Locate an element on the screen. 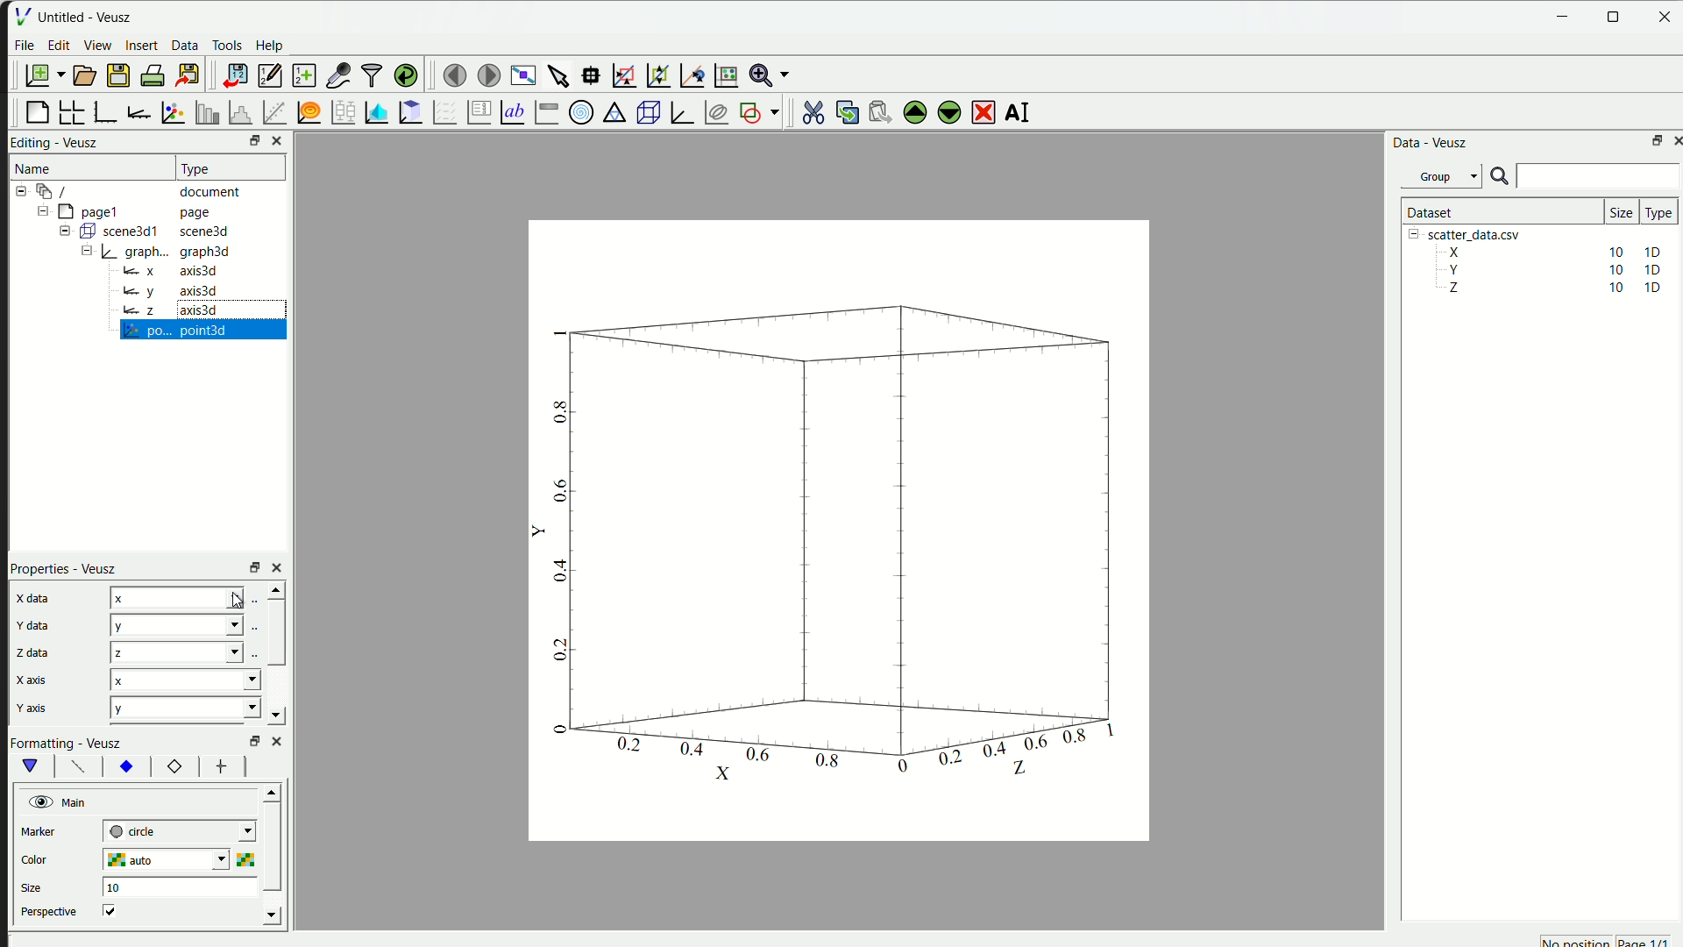 This screenshot has height=947, width=1683. x axis is located at coordinates (32, 680).